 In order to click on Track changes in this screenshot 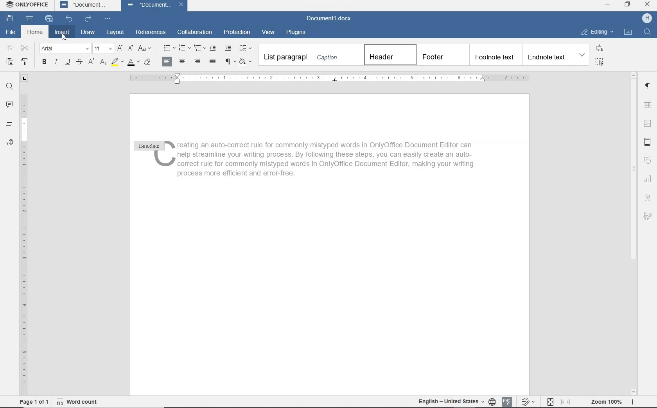, I will do `click(528, 401)`.